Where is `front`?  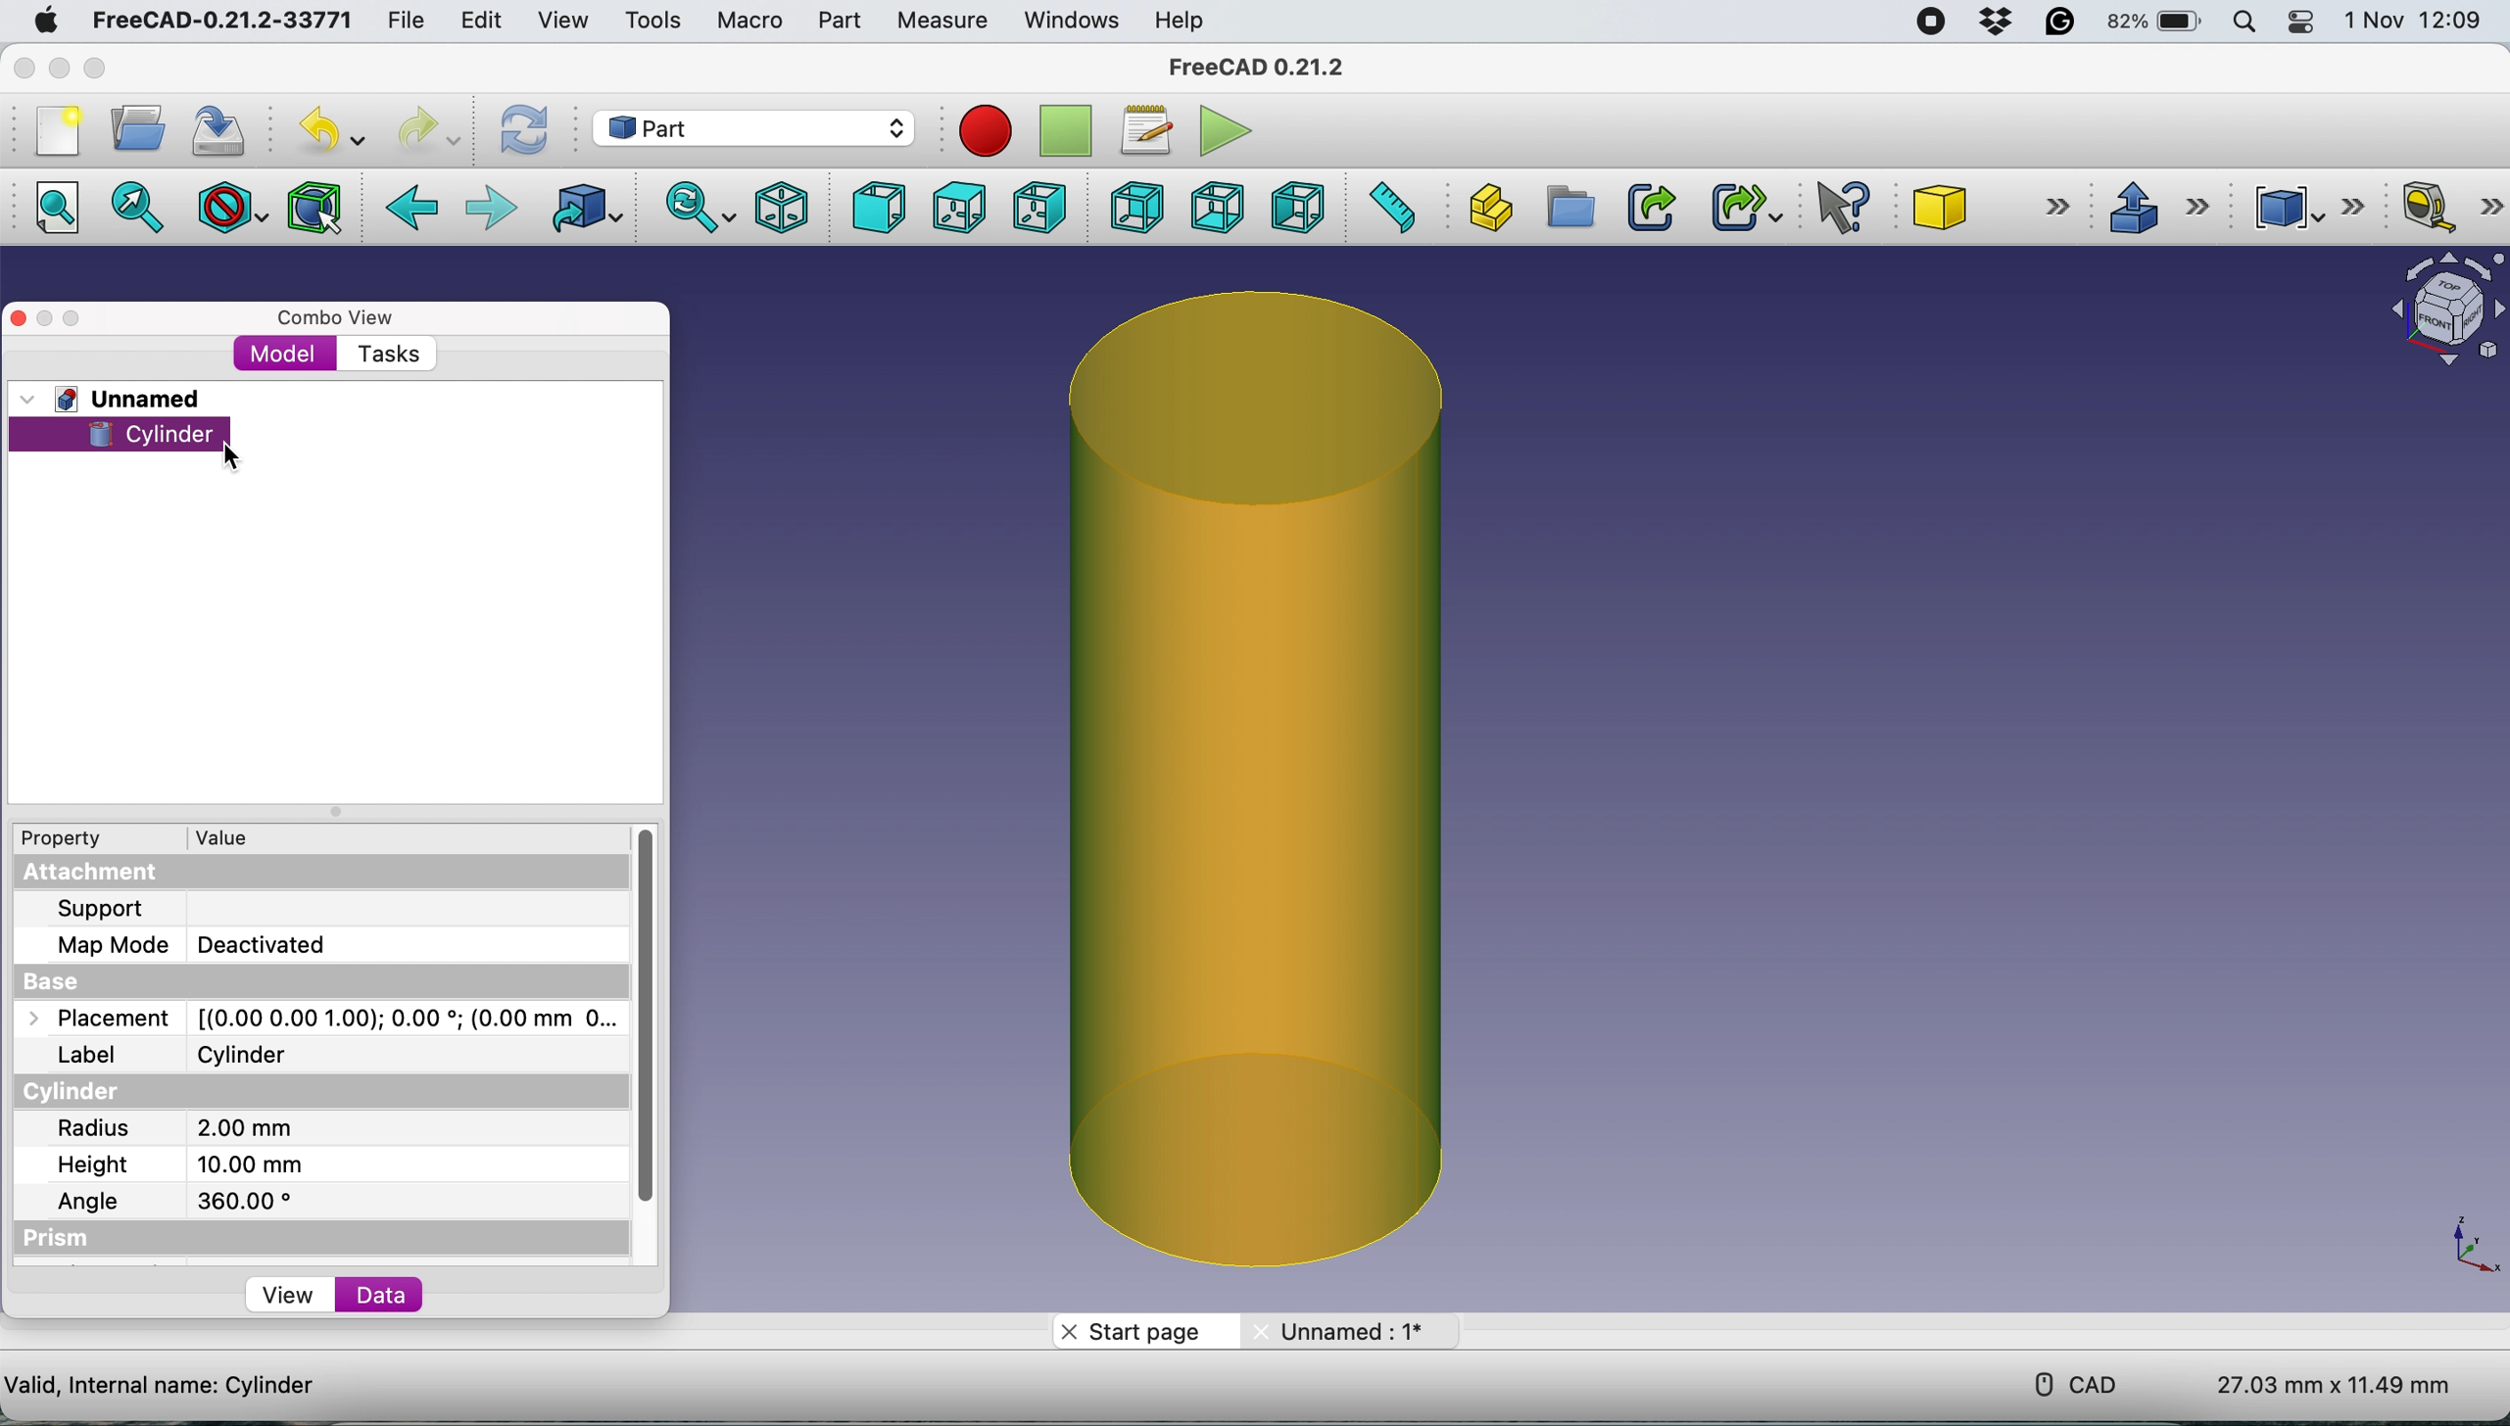
front is located at coordinates (874, 206).